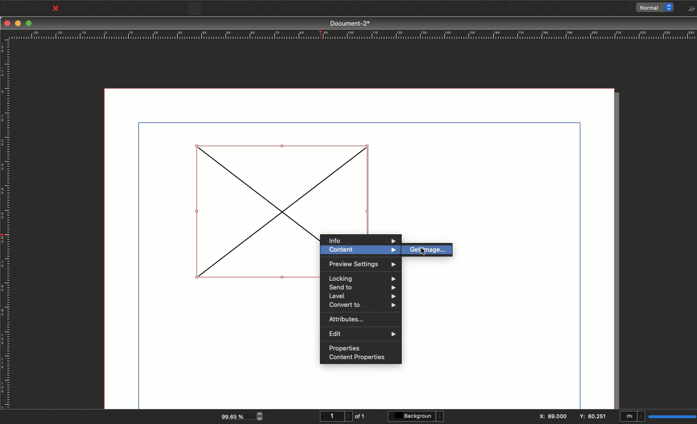  Describe the element at coordinates (163, 9) in the screenshot. I see `Copy` at that location.